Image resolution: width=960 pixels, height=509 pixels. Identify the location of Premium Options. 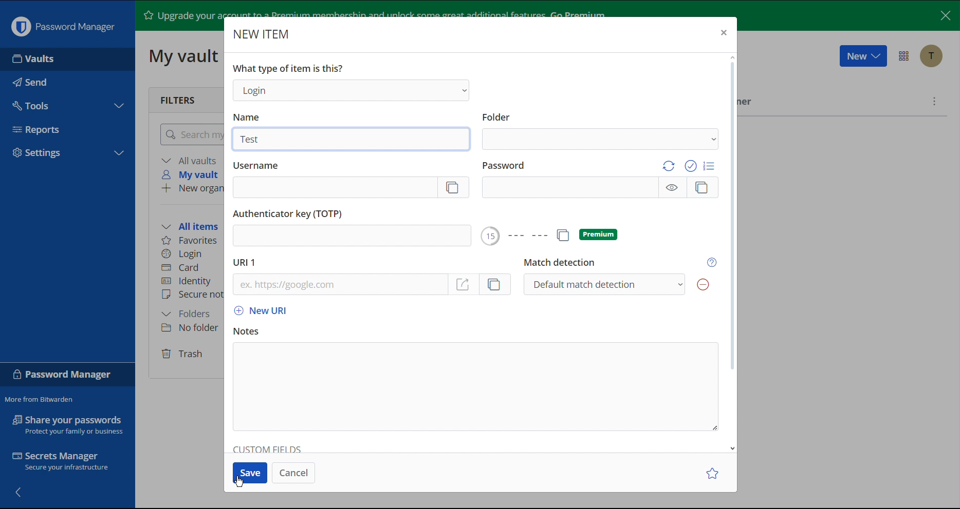
(559, 236).